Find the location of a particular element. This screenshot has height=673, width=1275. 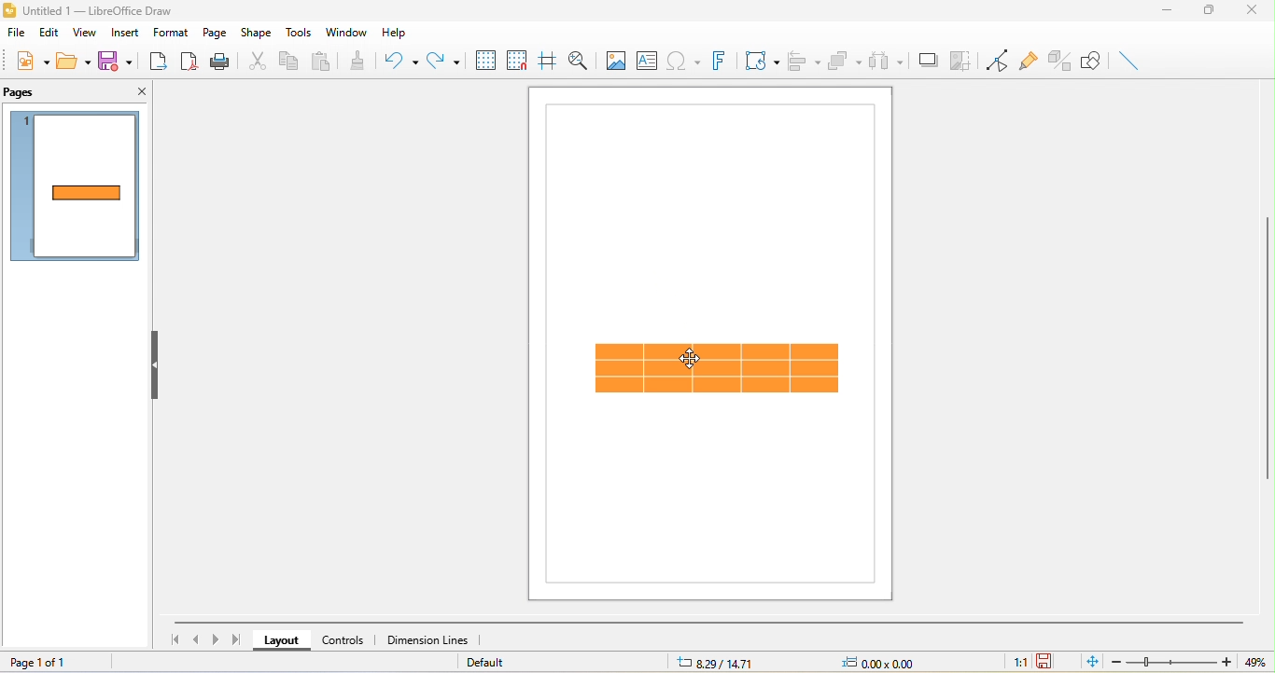

insert line is located at coordinates (1128, 60).